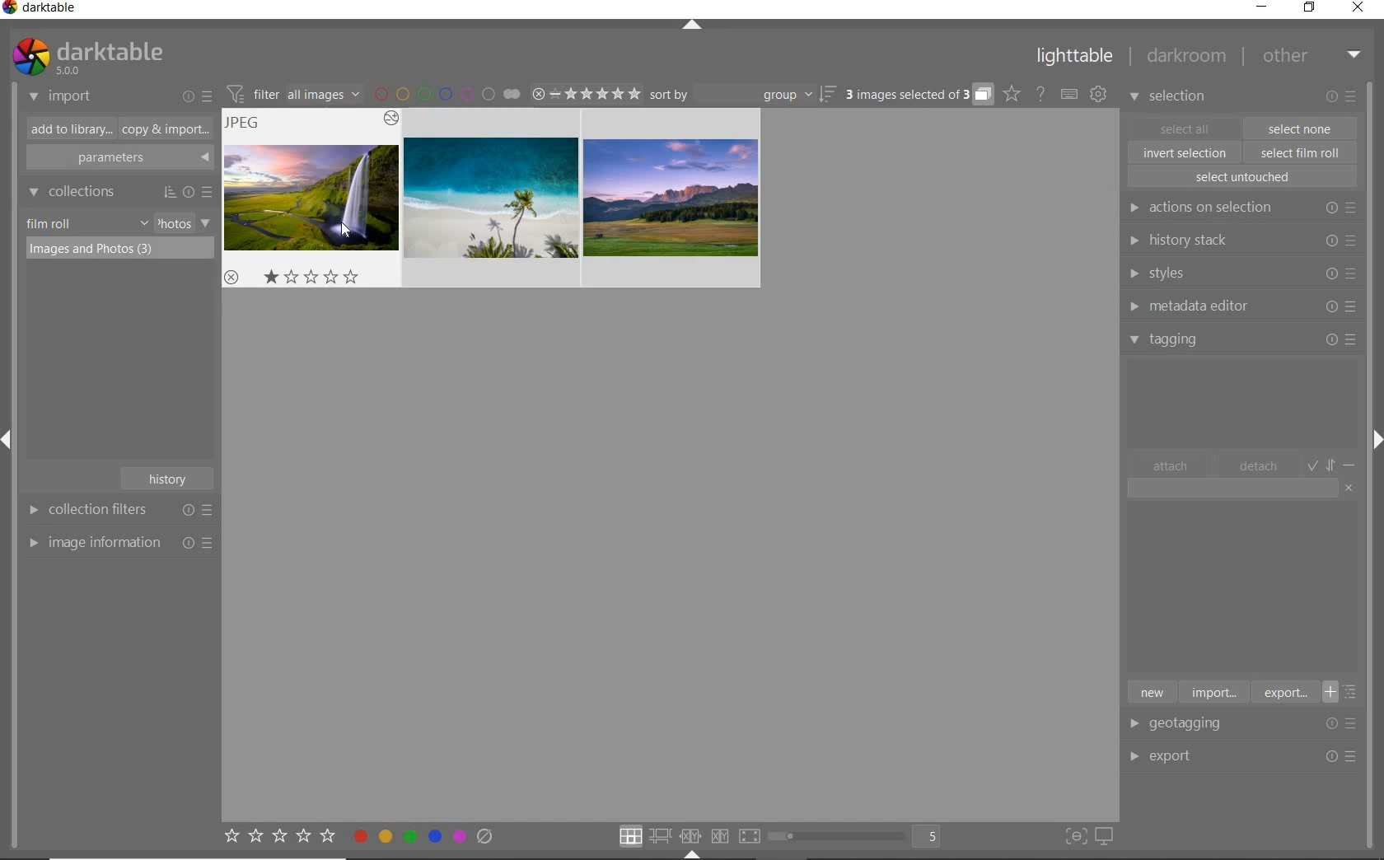  I want to click on collection filters, so click(118, 509).